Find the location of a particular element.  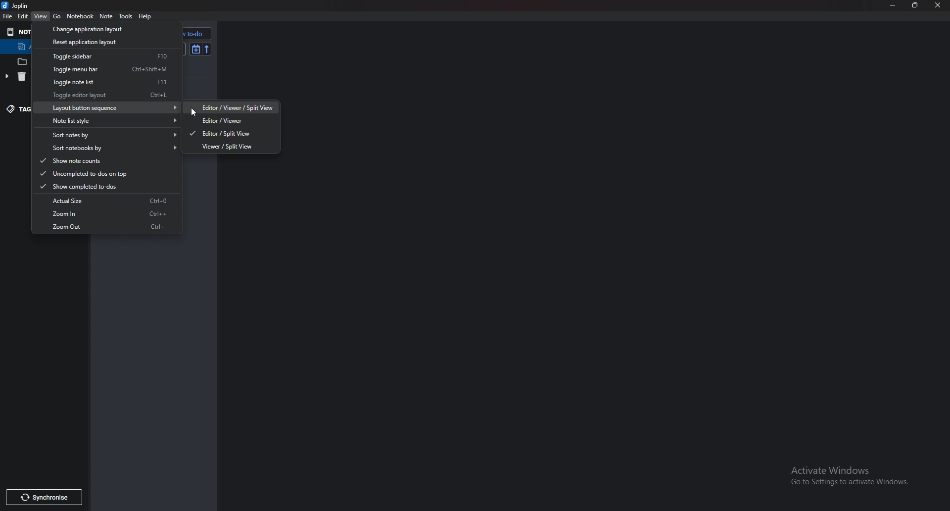

Toggle sort order is located at coordinates (196, 50).